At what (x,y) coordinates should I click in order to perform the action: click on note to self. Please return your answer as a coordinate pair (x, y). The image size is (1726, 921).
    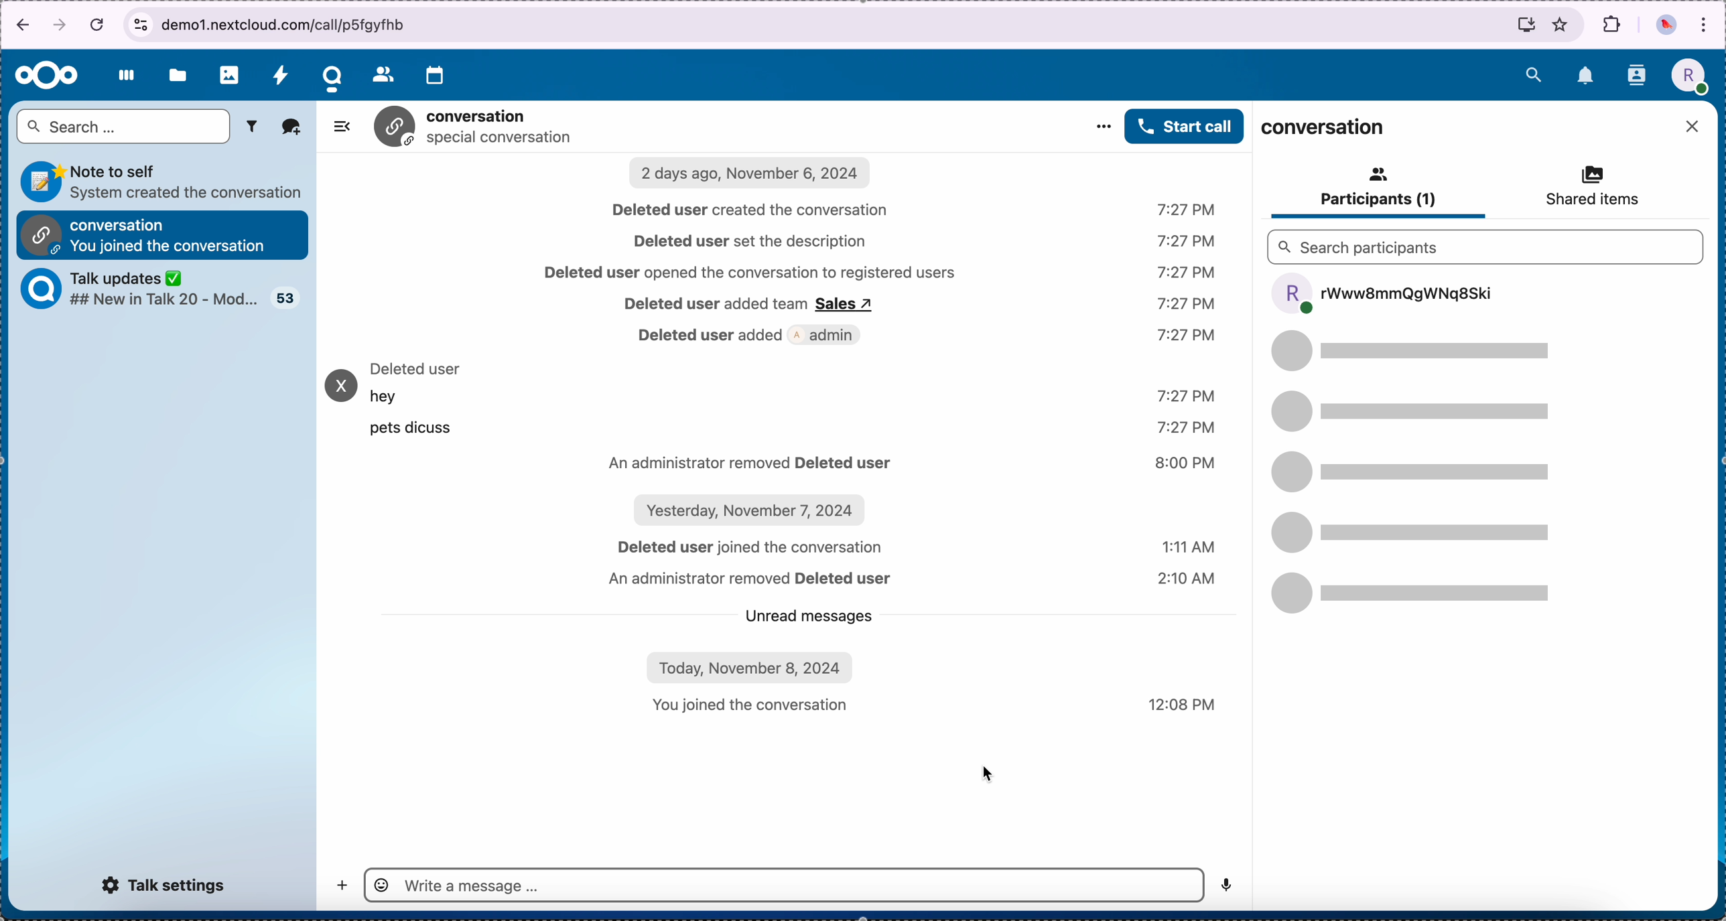
    Looking at the image, I should click on (165, 180).